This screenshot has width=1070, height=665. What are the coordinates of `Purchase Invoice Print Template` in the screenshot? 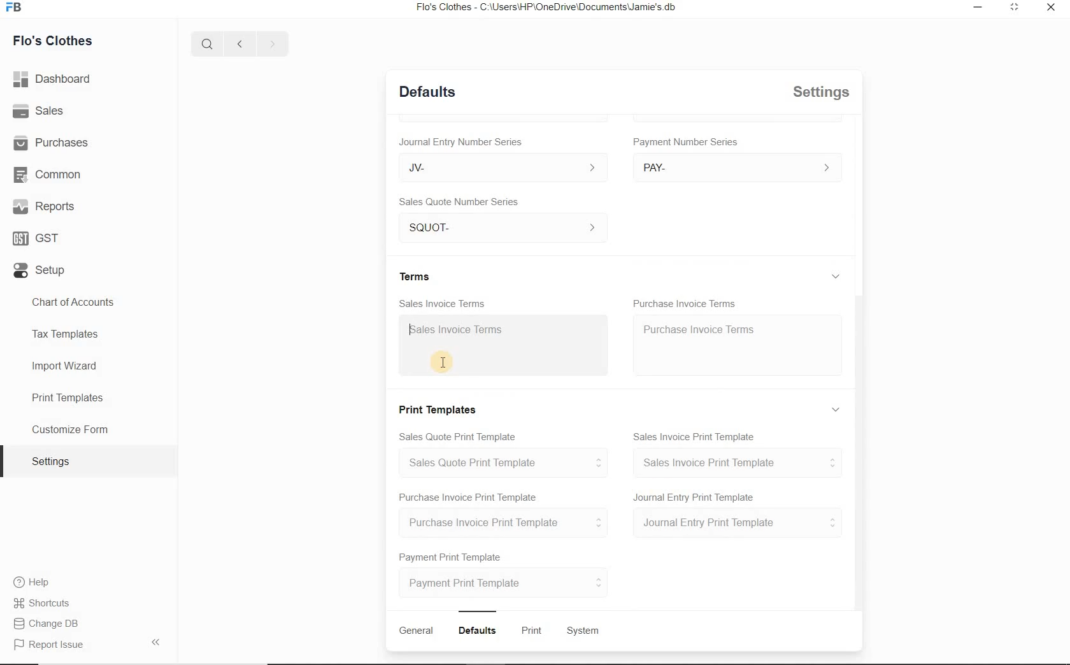 It's located at (503, 522).